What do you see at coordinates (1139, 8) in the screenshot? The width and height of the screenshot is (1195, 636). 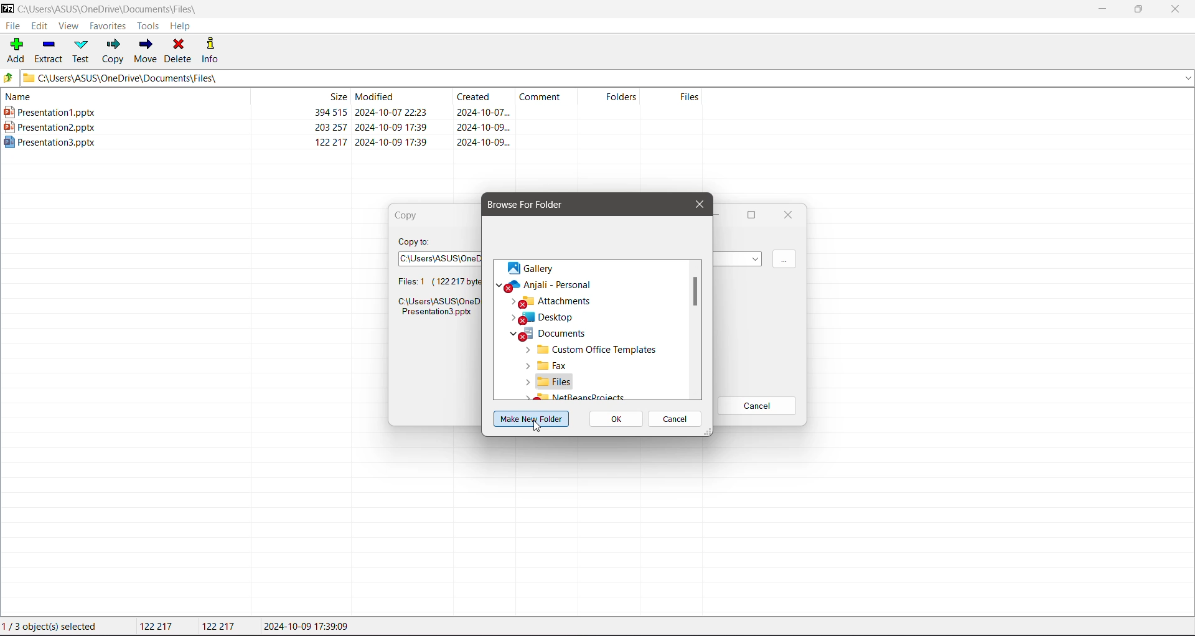 I see `Restore Down` at bounding box center [1139, 8].